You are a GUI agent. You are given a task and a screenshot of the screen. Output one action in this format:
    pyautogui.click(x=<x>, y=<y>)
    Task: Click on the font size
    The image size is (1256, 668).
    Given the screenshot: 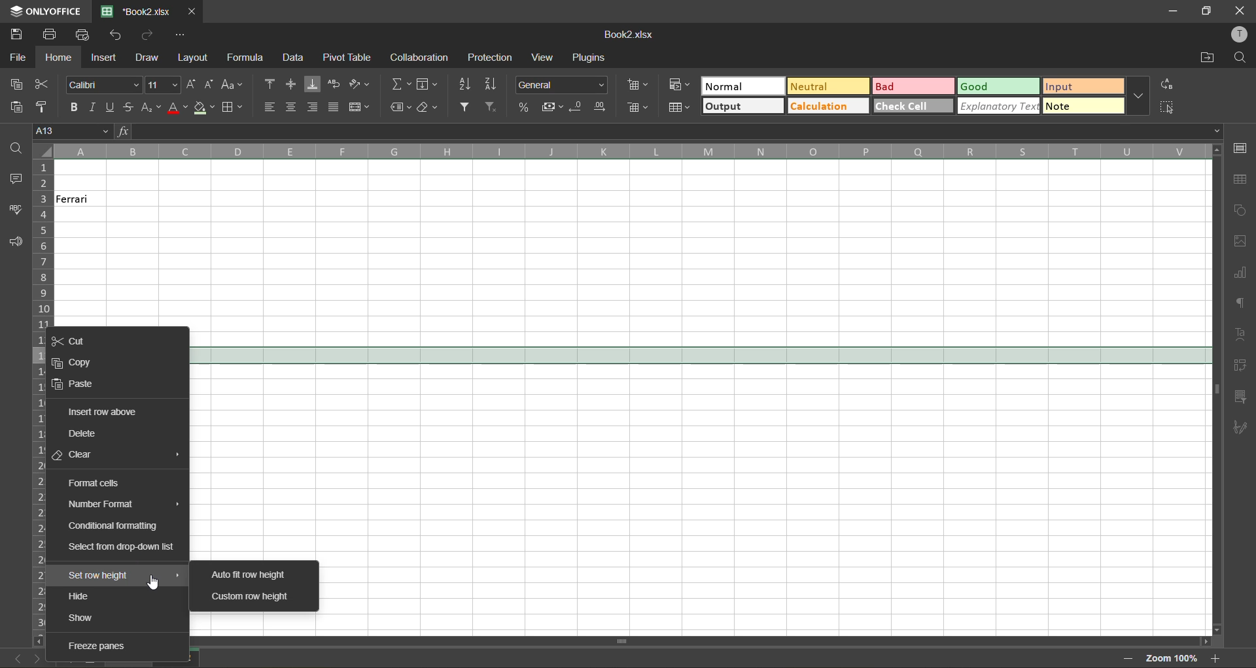 What is the action you would take?
    pyautogui.click(x=163, y=84)
    